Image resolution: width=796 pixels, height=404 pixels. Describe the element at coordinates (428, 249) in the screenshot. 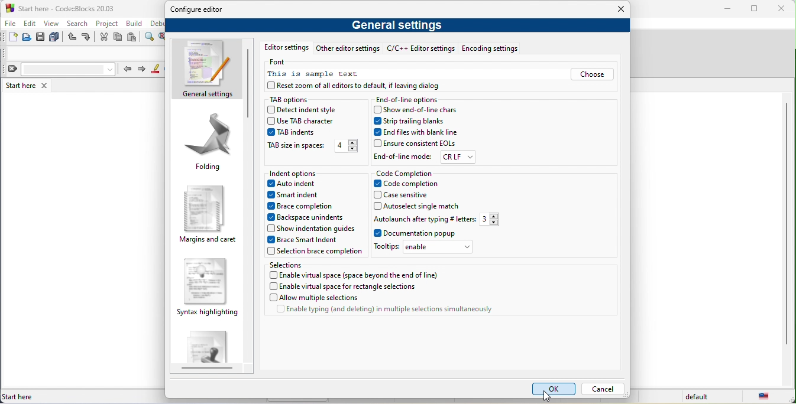

I see `tooltips enable` at that location.